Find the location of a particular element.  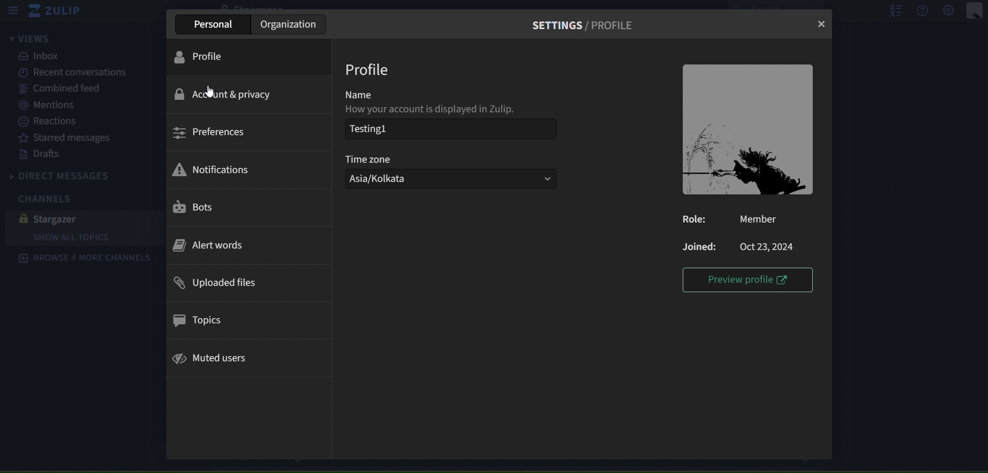

settings/Profile is located at coordinates (587, 24).